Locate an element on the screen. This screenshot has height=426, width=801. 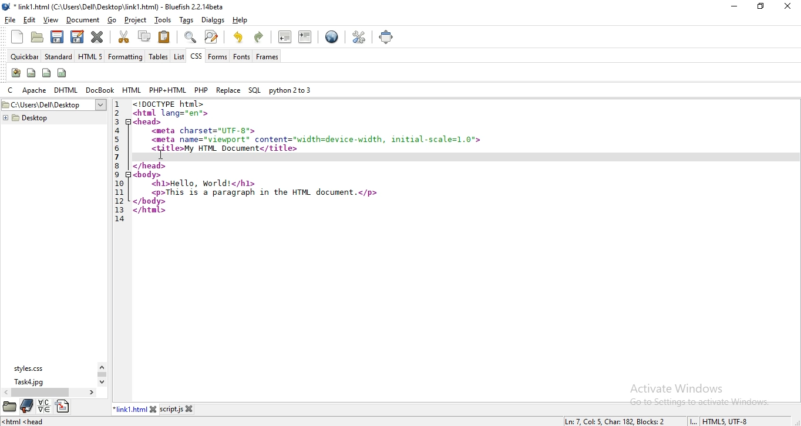
php is located at coordinates (201, 90).